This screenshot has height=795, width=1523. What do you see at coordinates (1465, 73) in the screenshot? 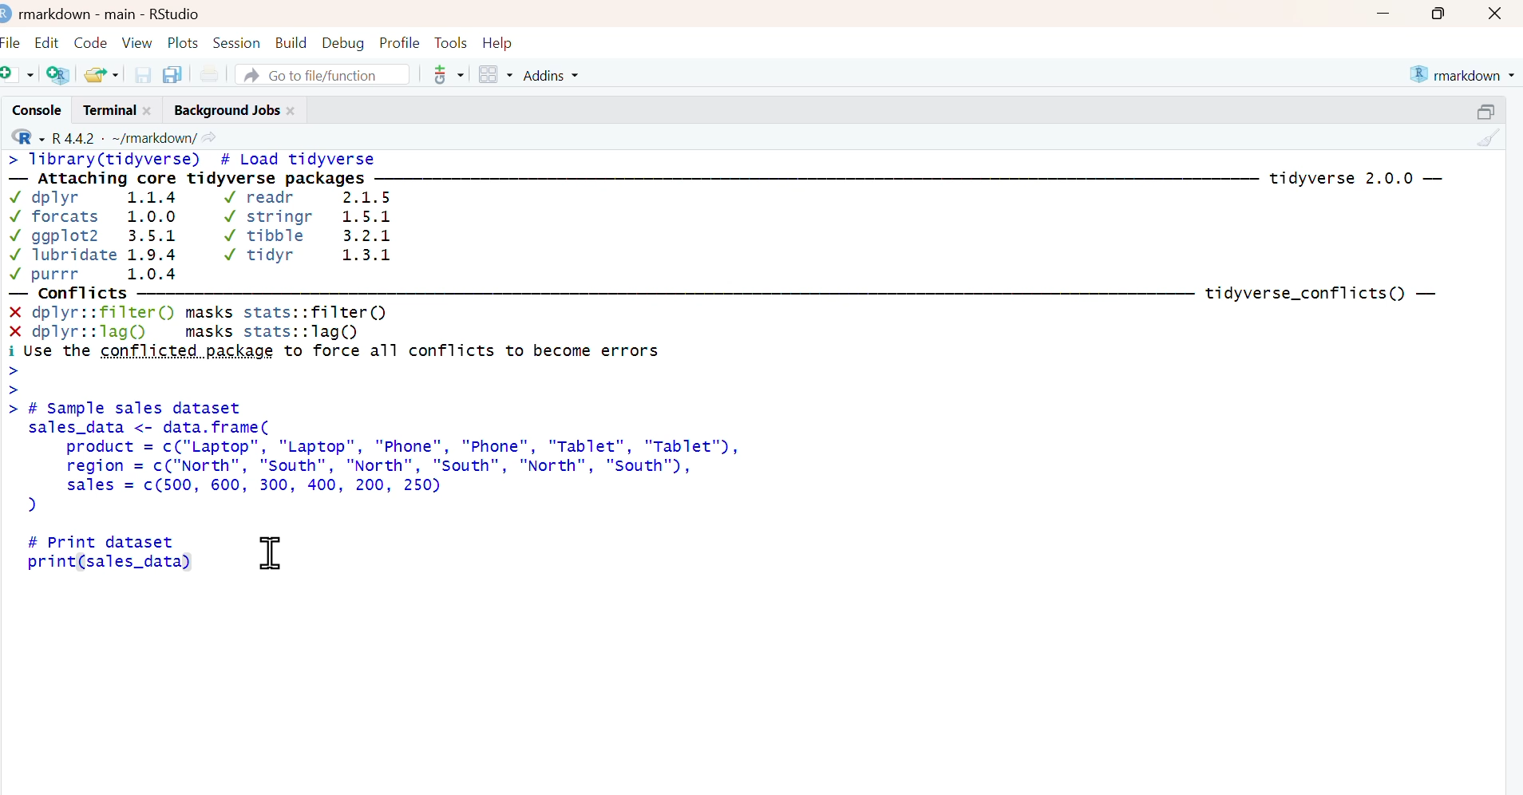
I see `markdown` at bounding box center [1465, 73].